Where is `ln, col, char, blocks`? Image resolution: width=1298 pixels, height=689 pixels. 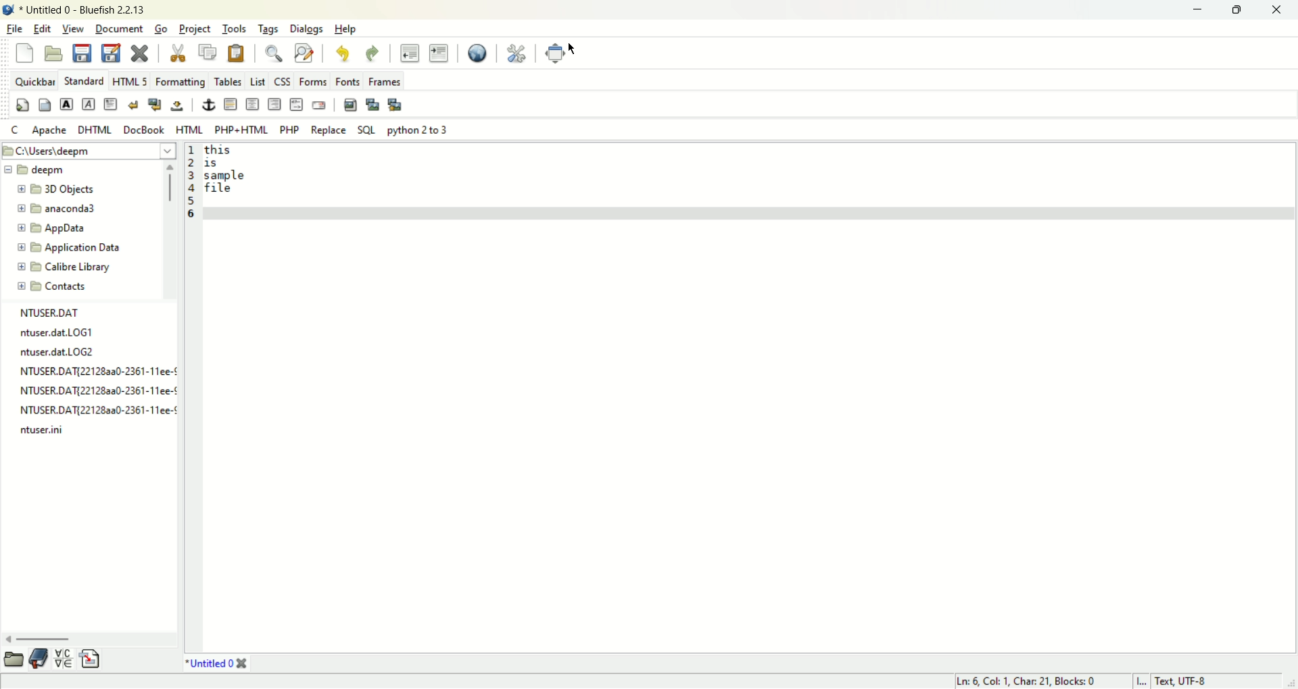
ln, col, char, blocks is located at coordinates (1021, 681).